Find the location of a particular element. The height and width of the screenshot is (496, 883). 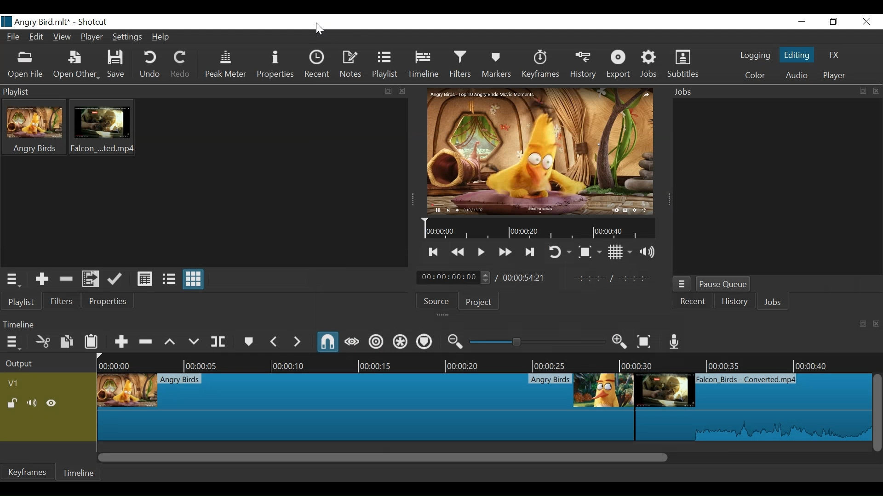

Markers is located at coordinates (496, 65).